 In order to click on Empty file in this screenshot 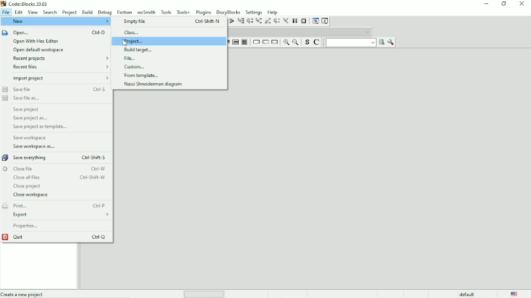, I will do `click(173, 22)`.